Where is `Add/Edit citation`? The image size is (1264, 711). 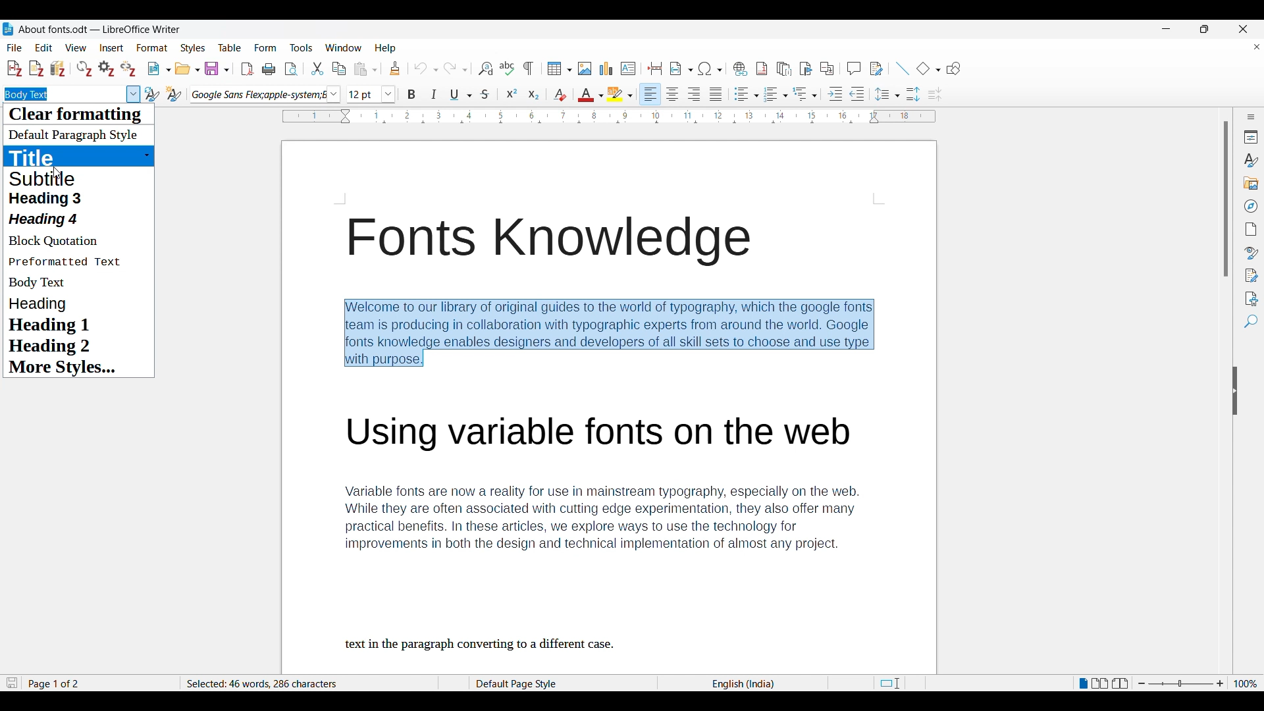 Add/Edit citation is located at coordinates (14, 68).